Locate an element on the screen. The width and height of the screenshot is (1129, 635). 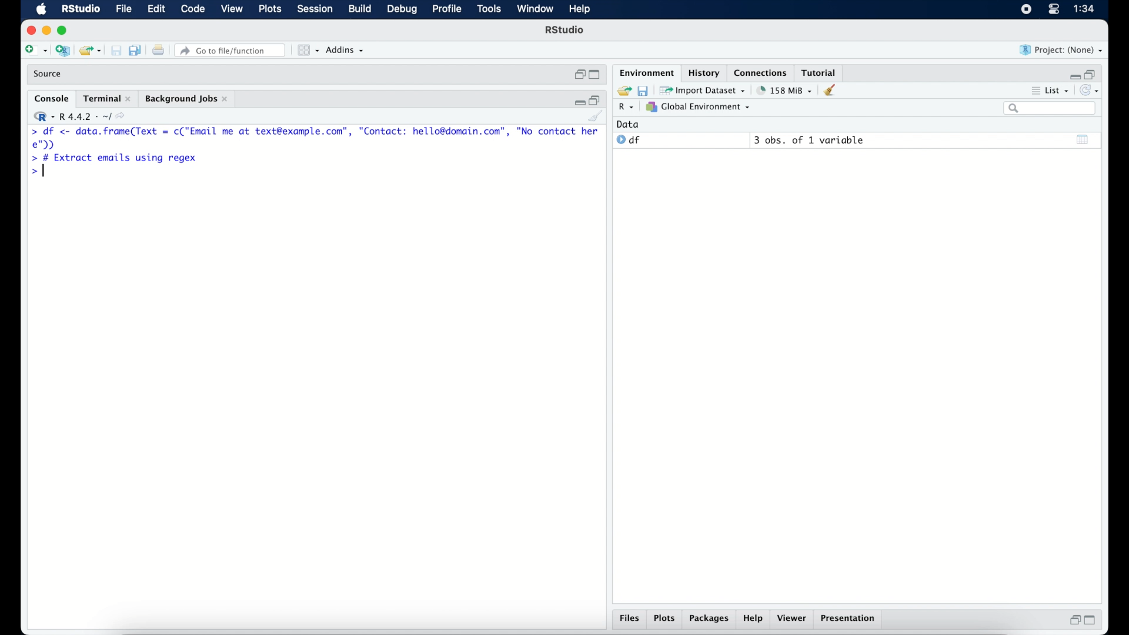
R 4.4.2 is located at coordinates (82, 116).